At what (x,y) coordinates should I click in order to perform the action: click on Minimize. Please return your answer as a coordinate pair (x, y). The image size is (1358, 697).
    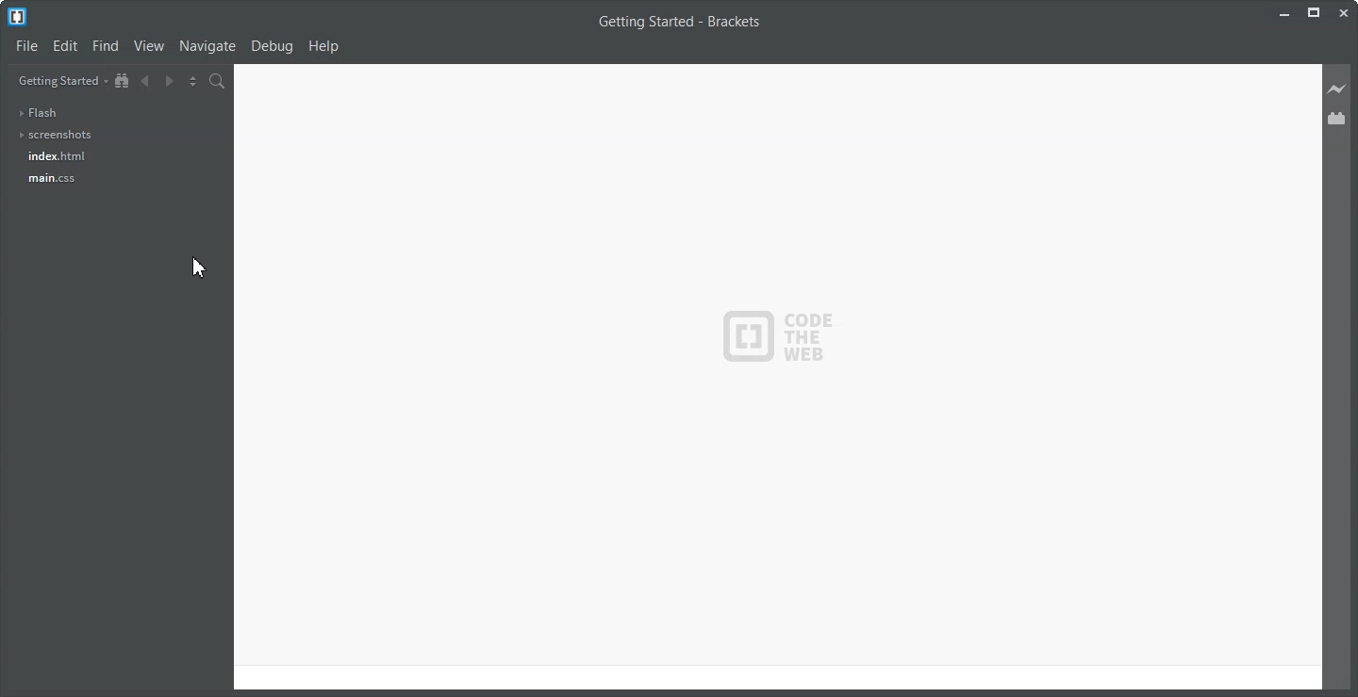
    Looking at the image, I should click on (1283, 13).